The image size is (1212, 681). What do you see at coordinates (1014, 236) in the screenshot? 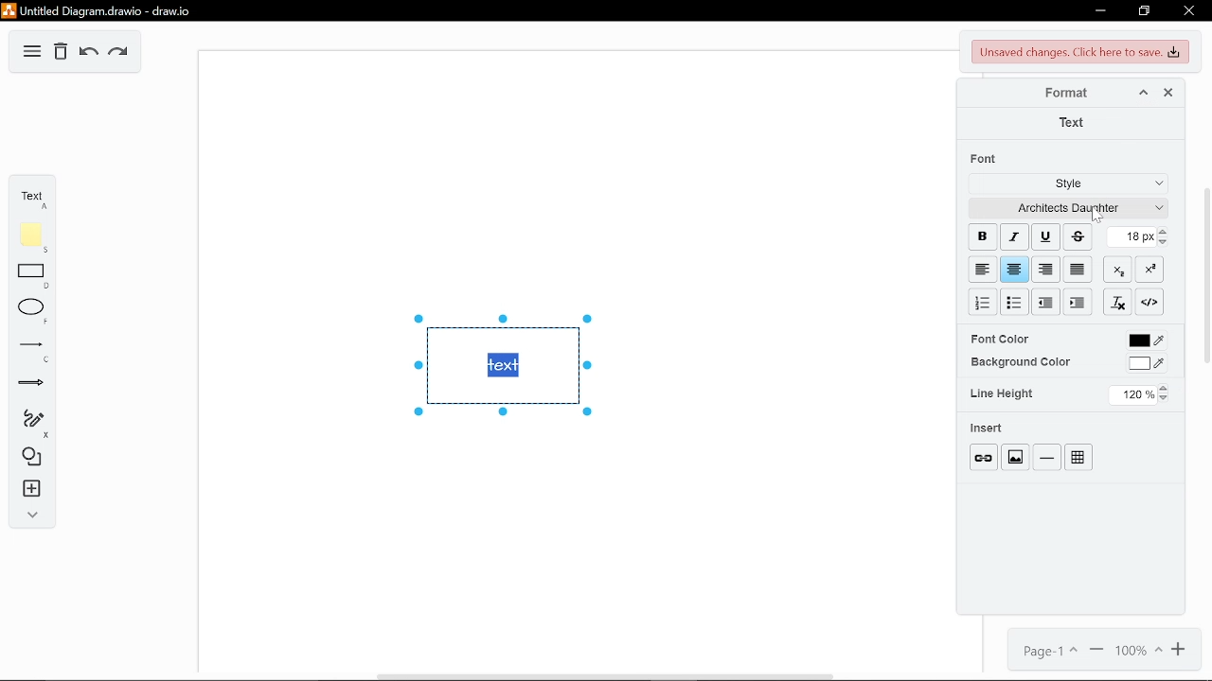
I see `italic` at bounding box center [1014, 236].